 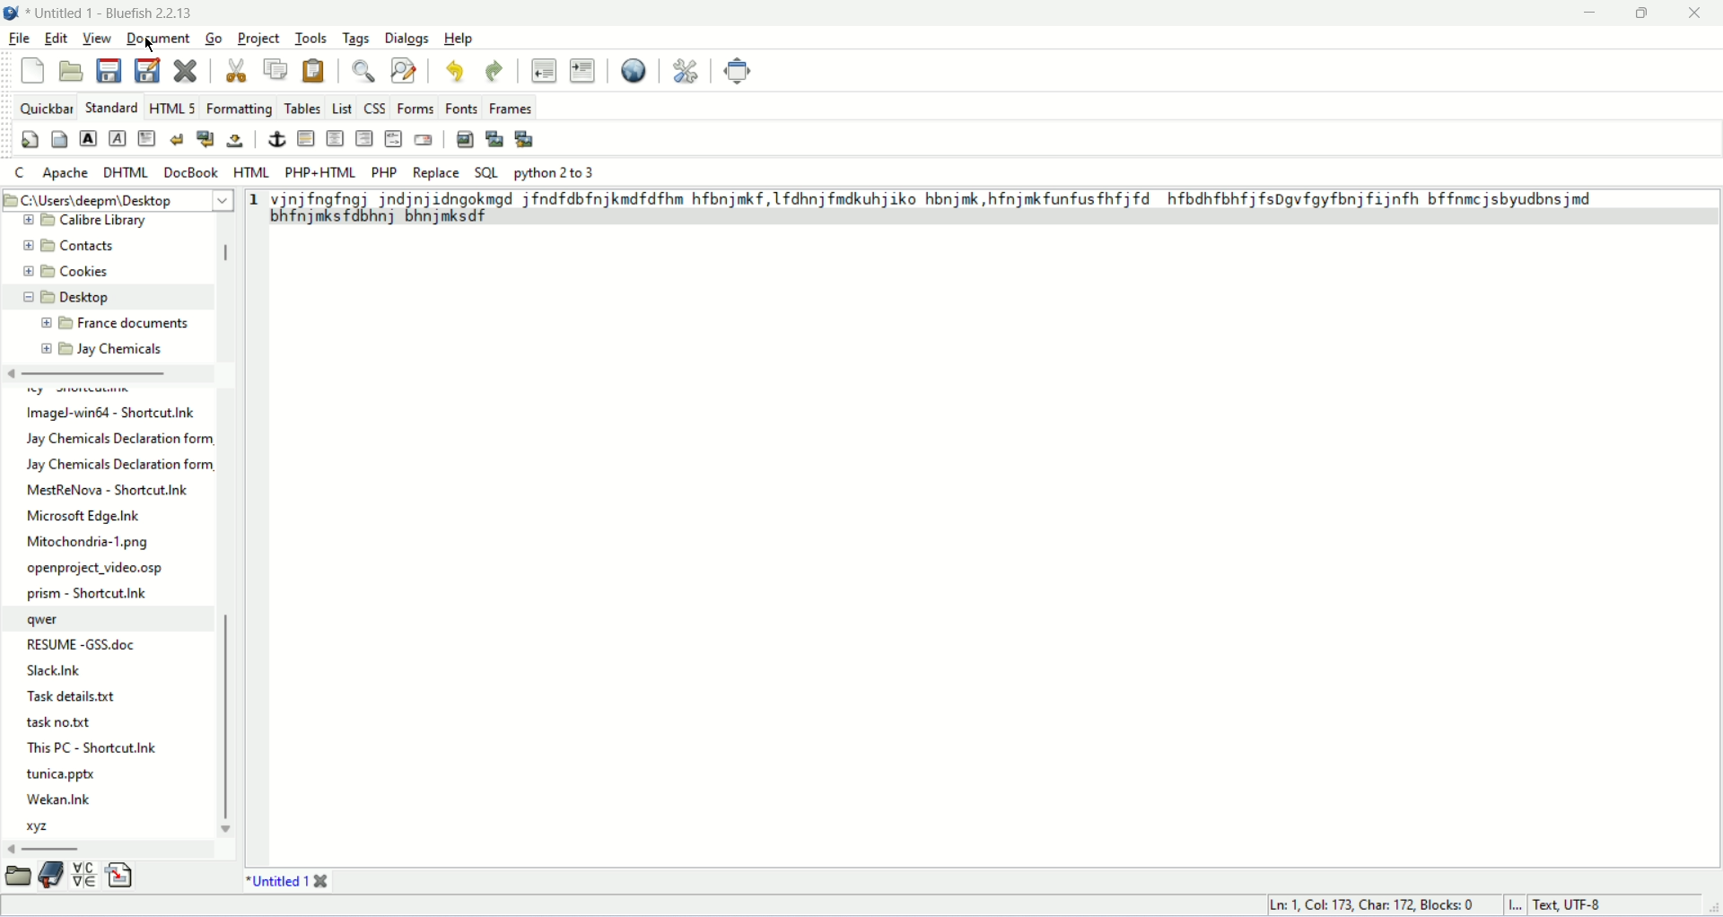 What do you see at coordinates (555, 172) in the screenshot?
I see `python 2 to 3` at bounding box center [555, 172].